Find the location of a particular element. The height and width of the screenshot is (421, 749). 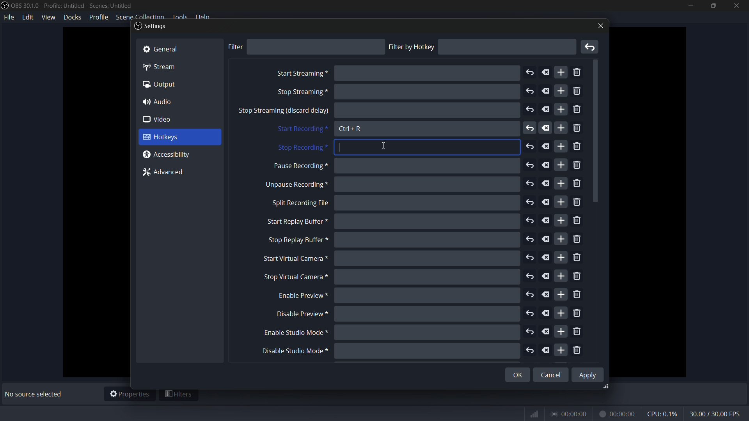

add more is located at coordinates (561, 331).